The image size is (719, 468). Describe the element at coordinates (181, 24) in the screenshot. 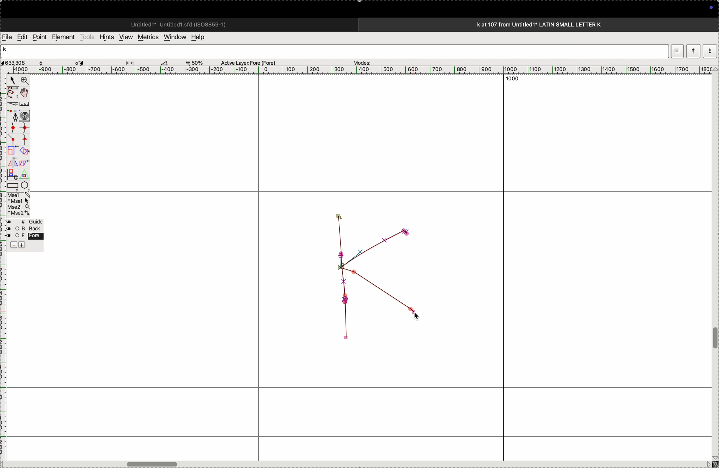

I see `untitled std` at that location.